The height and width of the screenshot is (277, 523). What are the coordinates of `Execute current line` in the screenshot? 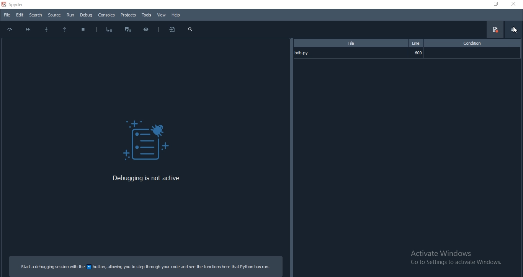 It's located at (10, 29).